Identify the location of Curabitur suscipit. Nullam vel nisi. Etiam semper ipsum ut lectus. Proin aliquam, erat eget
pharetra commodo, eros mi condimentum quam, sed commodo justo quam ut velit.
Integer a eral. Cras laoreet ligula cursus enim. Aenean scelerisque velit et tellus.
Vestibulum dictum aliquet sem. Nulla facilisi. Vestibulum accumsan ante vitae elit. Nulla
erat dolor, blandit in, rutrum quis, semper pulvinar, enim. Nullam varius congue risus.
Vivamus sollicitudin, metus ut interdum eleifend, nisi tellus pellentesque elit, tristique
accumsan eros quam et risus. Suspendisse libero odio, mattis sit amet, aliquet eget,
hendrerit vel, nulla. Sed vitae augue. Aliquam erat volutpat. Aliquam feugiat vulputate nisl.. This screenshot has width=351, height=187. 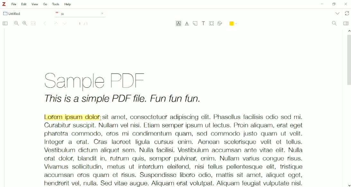
(173, 154).